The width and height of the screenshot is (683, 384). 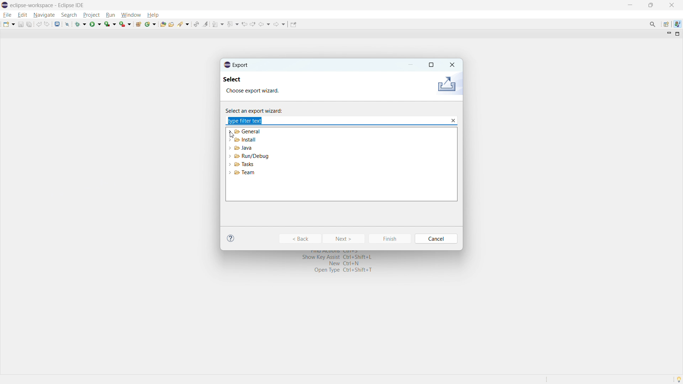 What do you see at coordinates (390, 239) in the screenshot?
I see `finish` at bounding box center [390, 239].